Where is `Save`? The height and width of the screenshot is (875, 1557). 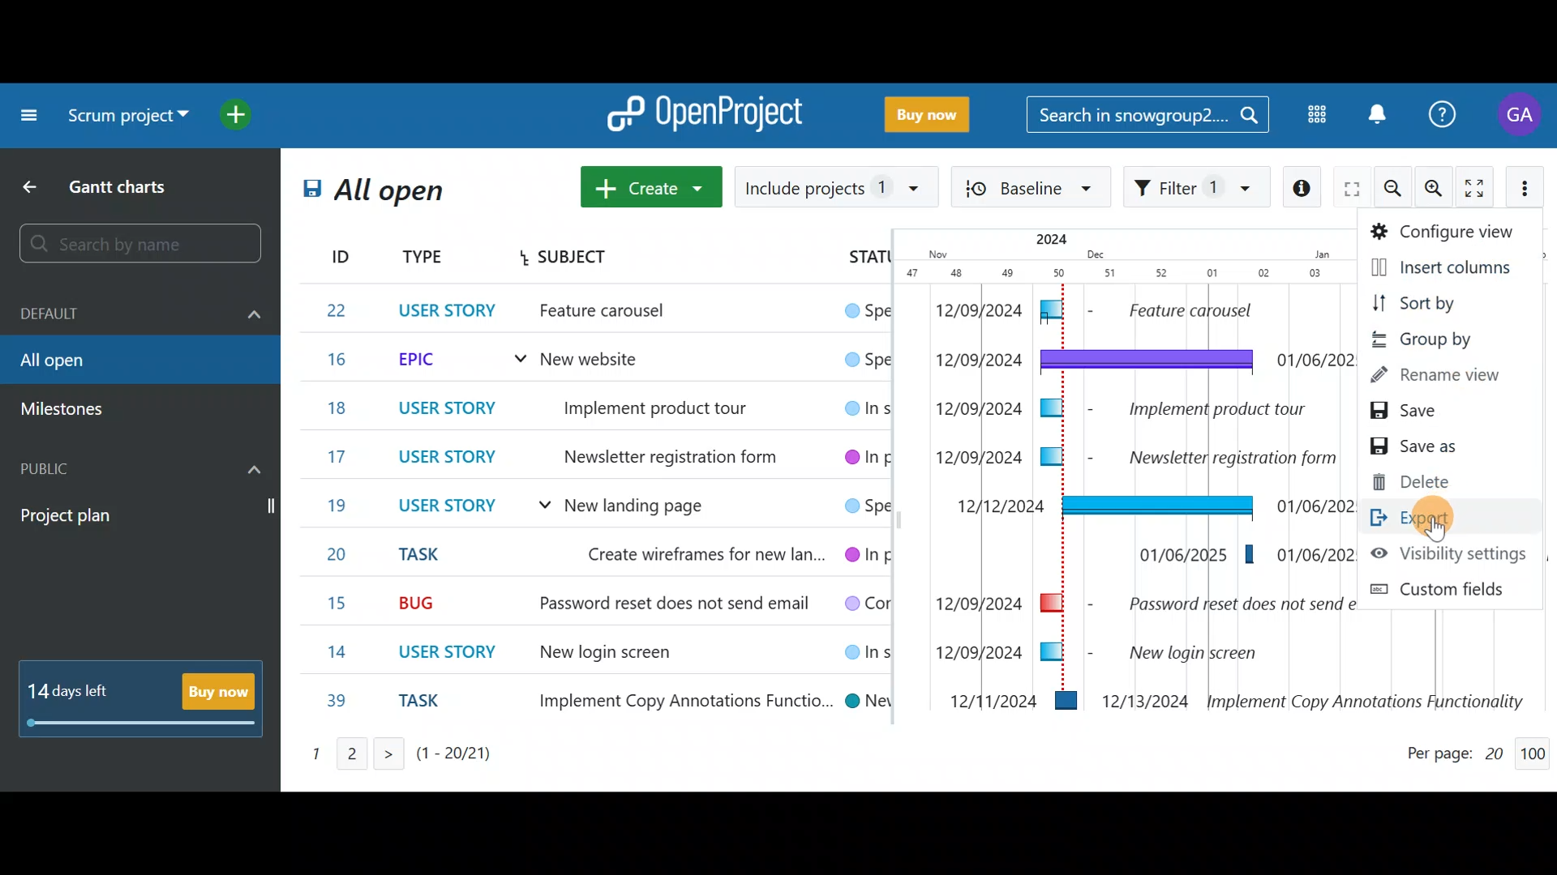
Save is located at coordinates (1426, 412).